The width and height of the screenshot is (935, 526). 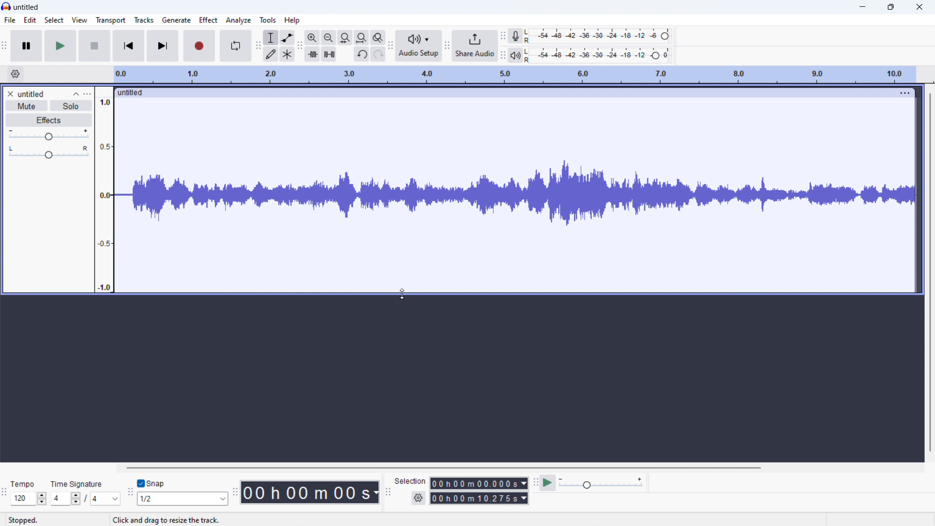 What do you see at coordinates (143, 20) in the screenshot?
I see `tracks` at bounding box center [143, 20].